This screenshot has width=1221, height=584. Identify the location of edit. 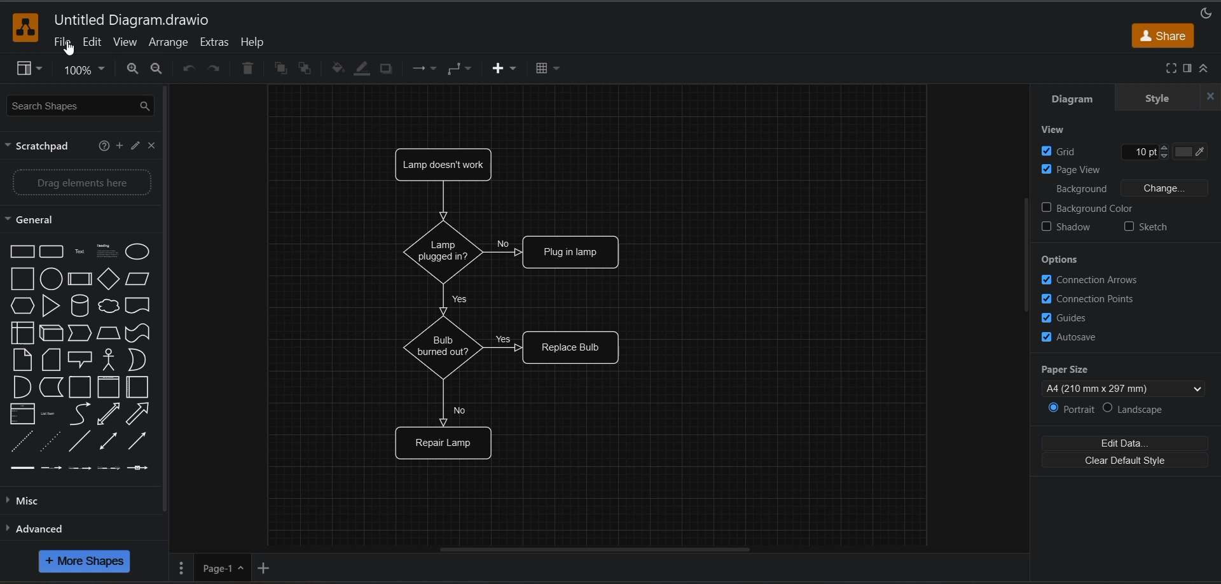
(133, 146).